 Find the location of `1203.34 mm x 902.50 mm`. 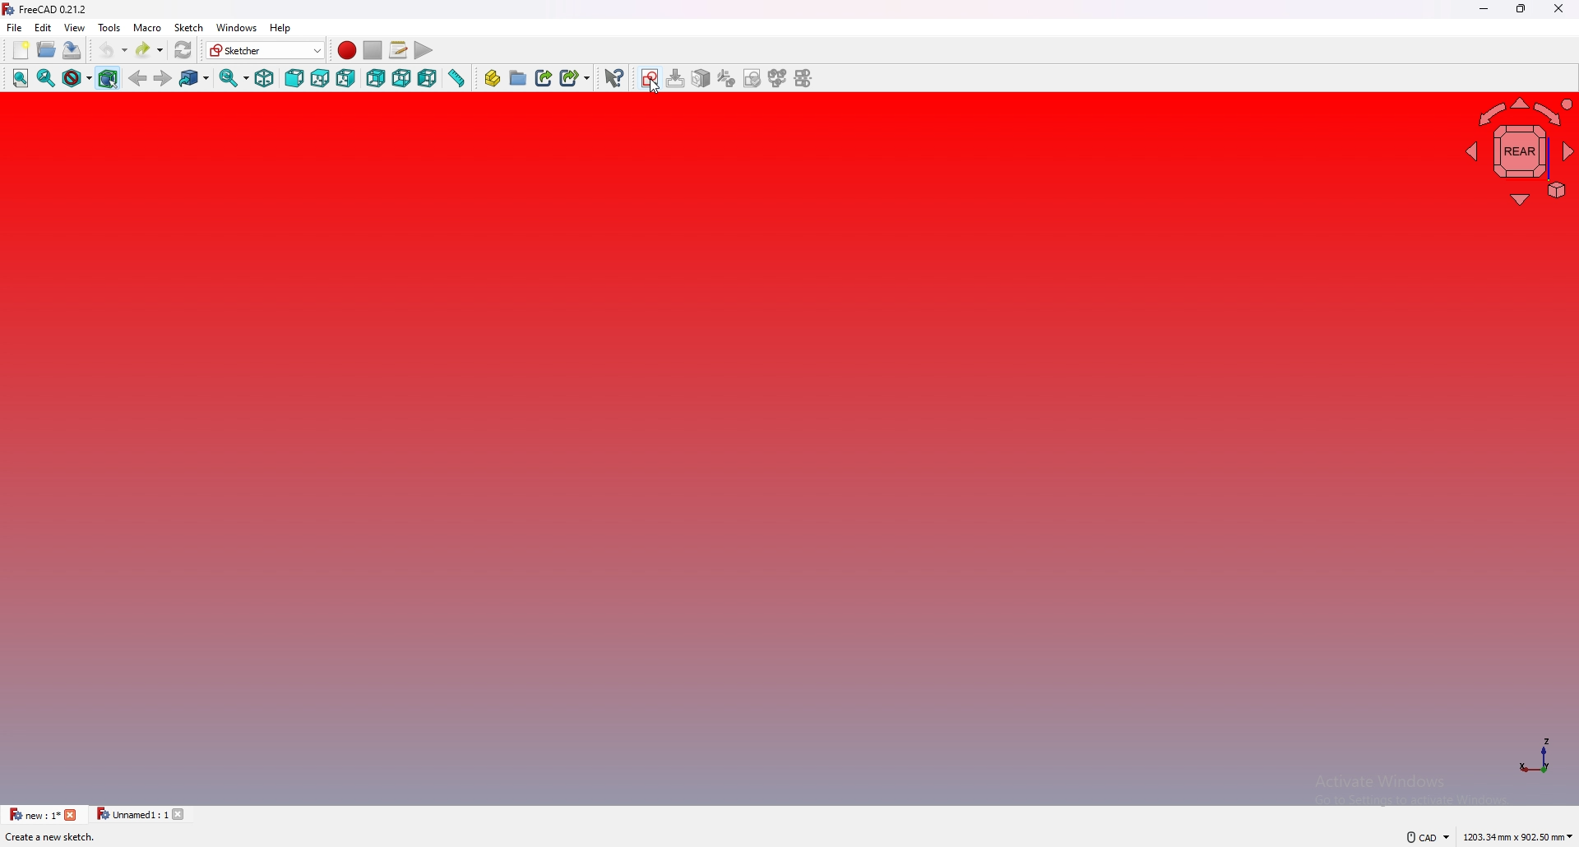

1203.34 mm x 902.50 mm is located at coordinates (1518, 835).